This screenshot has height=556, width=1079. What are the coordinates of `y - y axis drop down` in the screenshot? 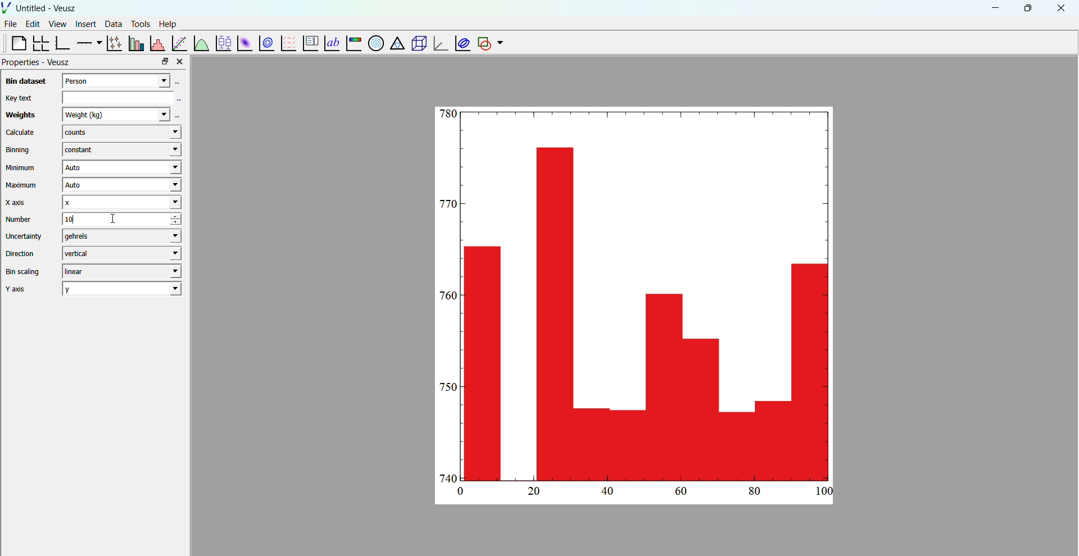 It's located at (122, 289).